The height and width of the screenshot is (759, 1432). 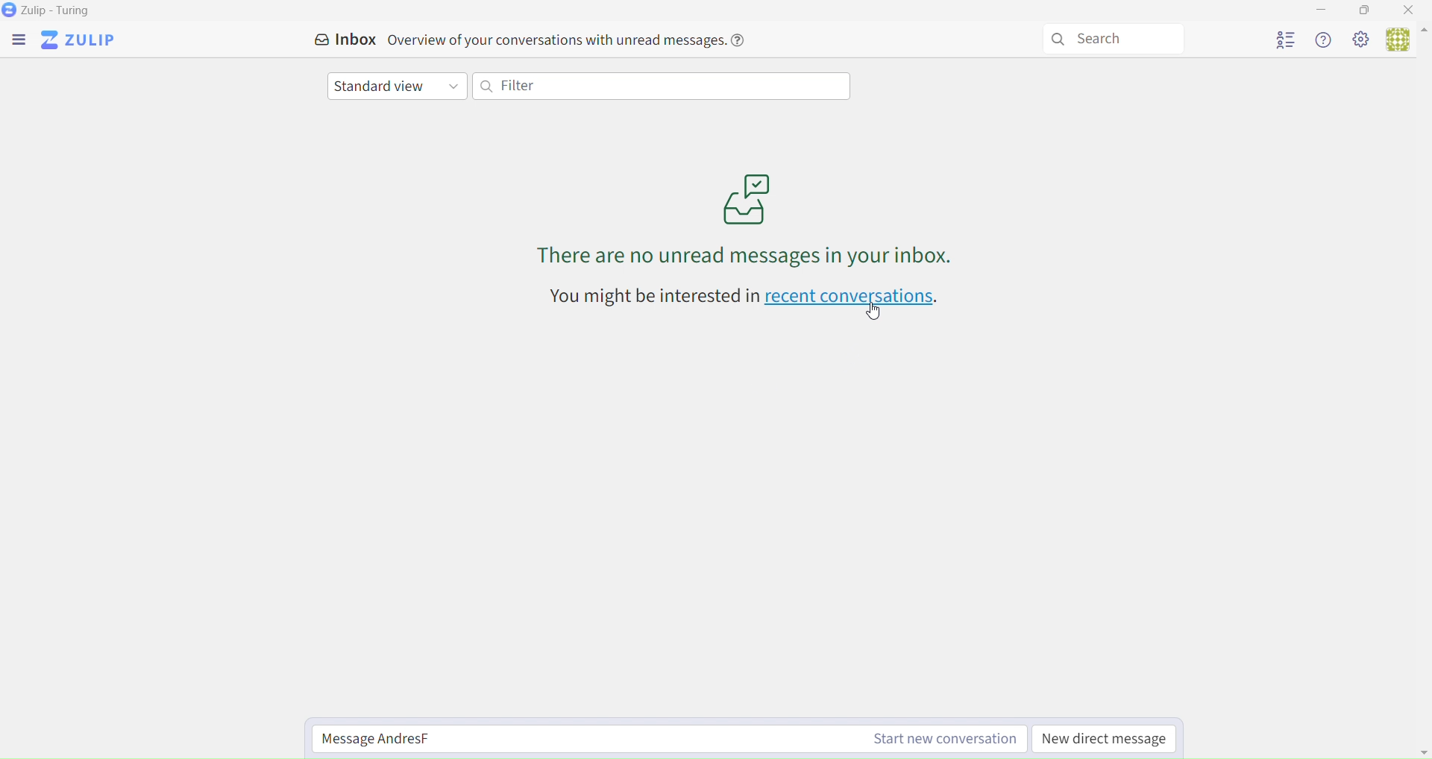 What do you see at coordinates (746, 293) in the screenshot?
I see `You might be interested in recent conversations.` at bounding box center [746, 293].